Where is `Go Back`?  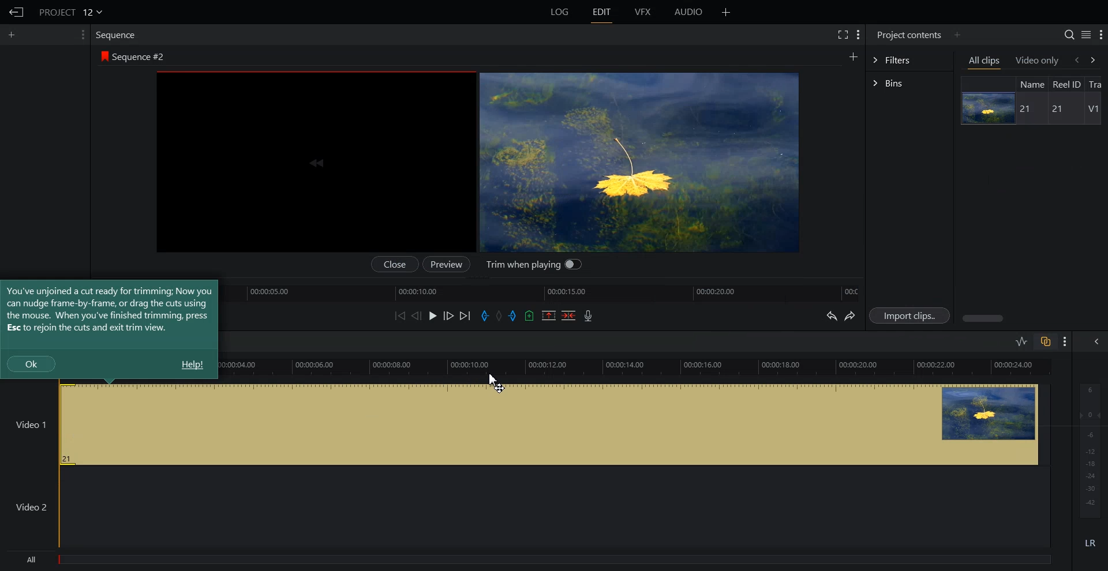
Go Back is located at coordinates (15, 12).